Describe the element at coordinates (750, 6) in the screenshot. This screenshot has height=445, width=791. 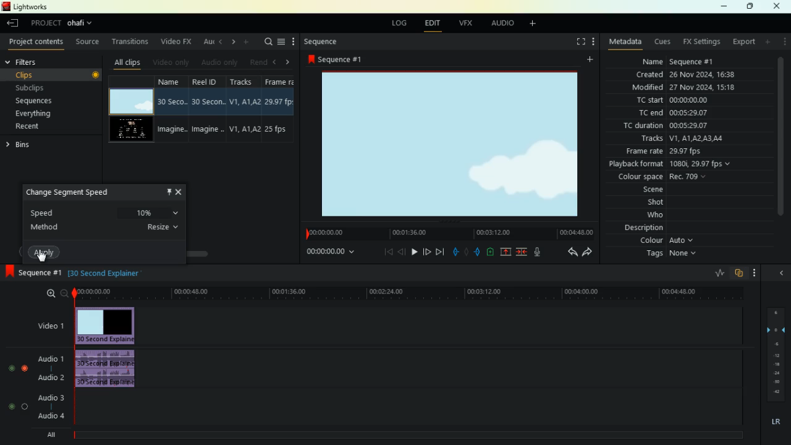
I see `maximize` at that location.